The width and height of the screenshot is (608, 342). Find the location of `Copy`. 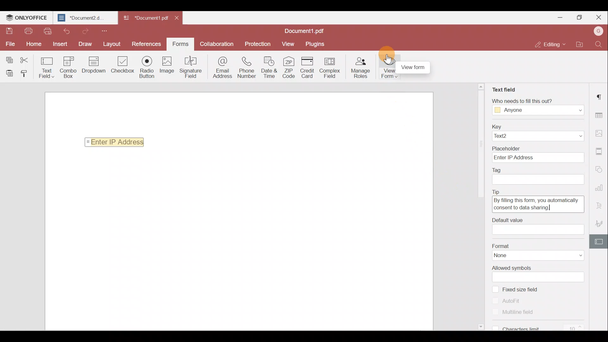

Copy is located at coordinates (9, 58).